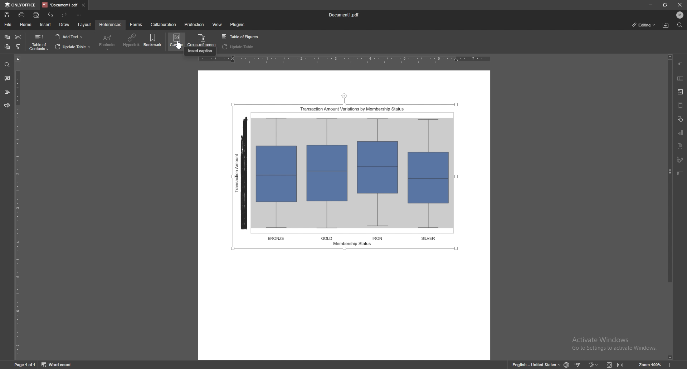 Image resolution: width=687 pixels, height=369 pixels. What do you see at coordinates (6, 105) in the screenshot?
I see `feedback` at bounding box center [6, 105].